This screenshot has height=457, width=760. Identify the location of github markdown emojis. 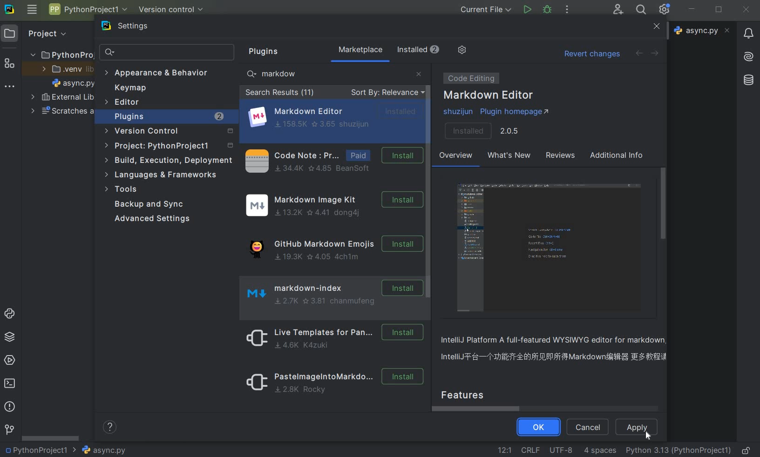
(332, 247).